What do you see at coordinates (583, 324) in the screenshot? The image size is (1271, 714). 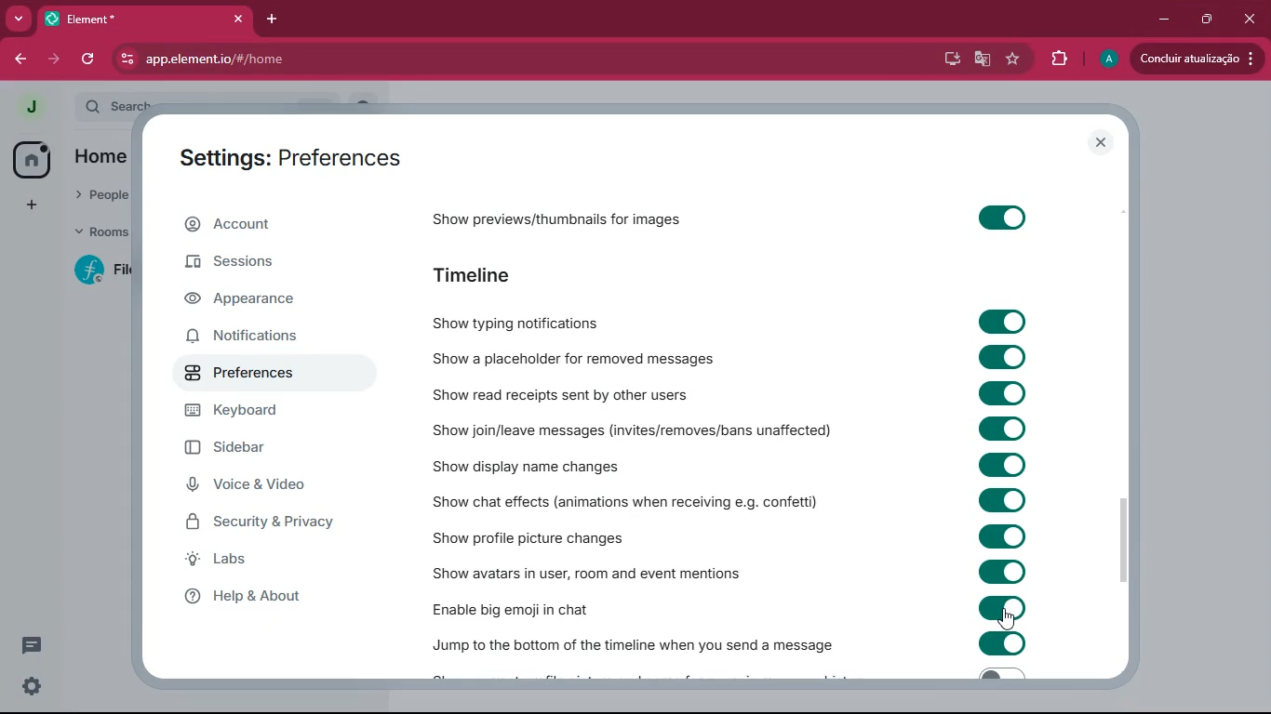 I see `show typing notifications` at bounding box center [583, 324].